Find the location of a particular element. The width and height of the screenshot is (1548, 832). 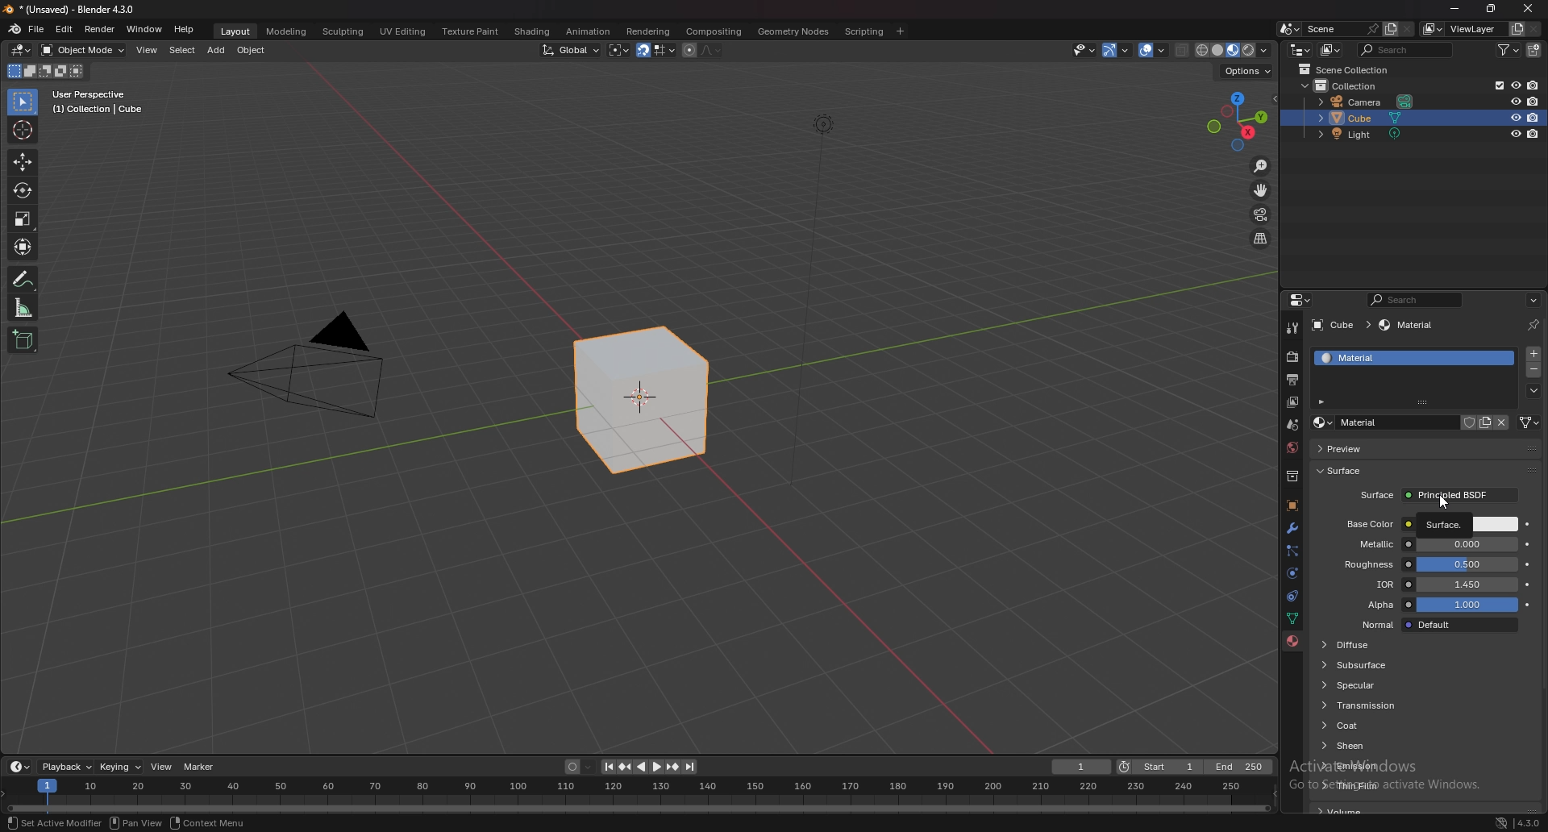

add collection is located at coordinates (1535, 50).